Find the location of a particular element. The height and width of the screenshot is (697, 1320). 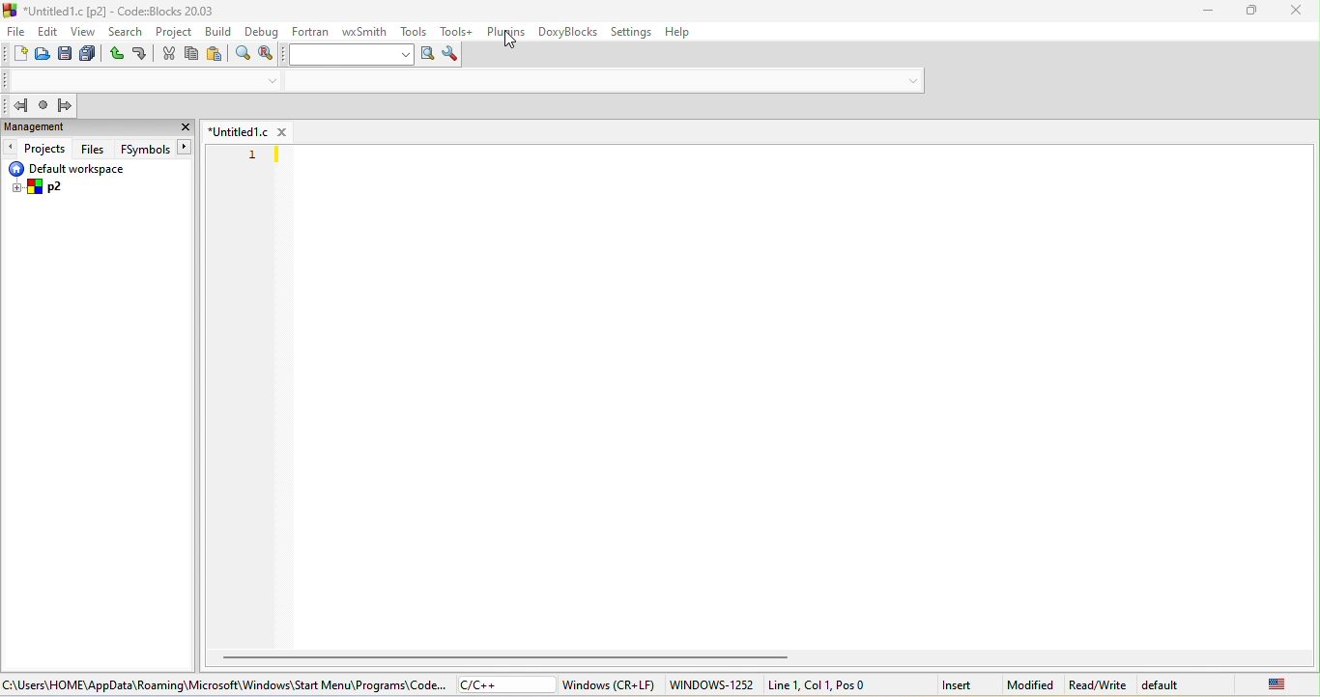

files is located at coordinates (93, 149).